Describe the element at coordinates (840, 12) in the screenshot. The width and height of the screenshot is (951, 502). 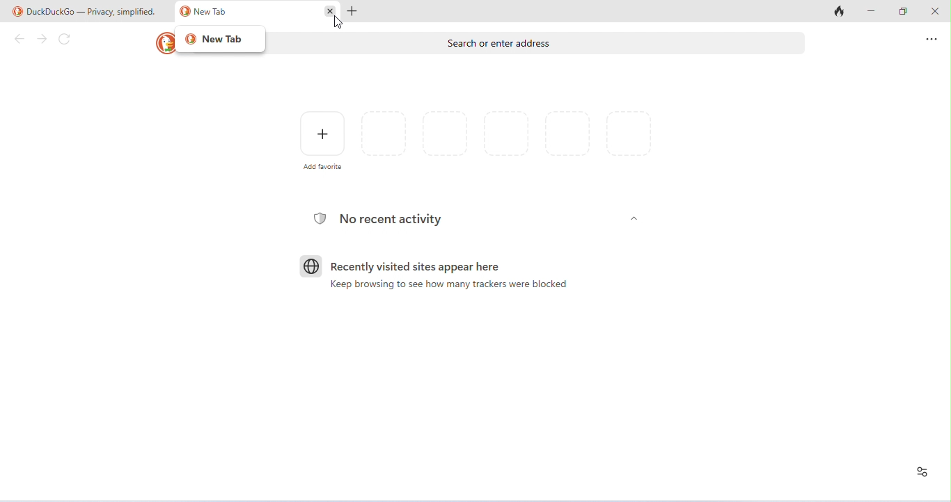
I see `Close tabs and clear data` at that location.